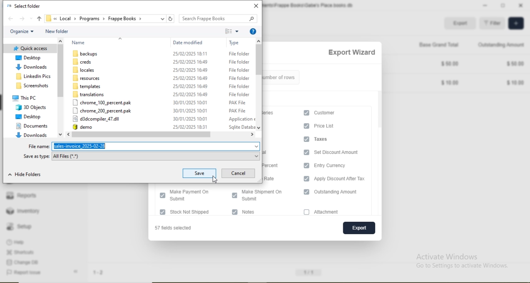 Image resolution: width=530 pixels, height=283 pixels. Describe the element at coordinates (159, 135) in the screenshot. I see `scroll bar` at that location.